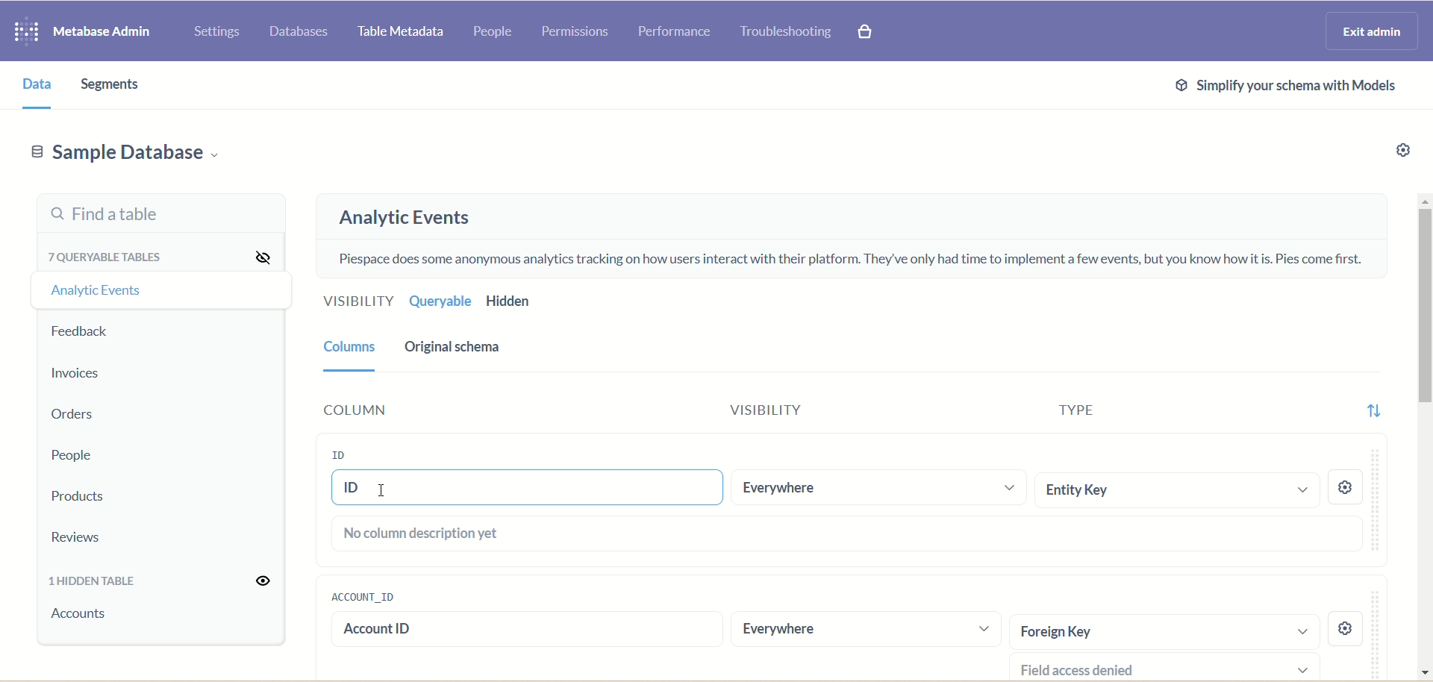 The image size is (1433, 682). What do you see at coordinates (876, 489) in the screenshot?
I see `Everywhere` at bounding box center [876, 489].